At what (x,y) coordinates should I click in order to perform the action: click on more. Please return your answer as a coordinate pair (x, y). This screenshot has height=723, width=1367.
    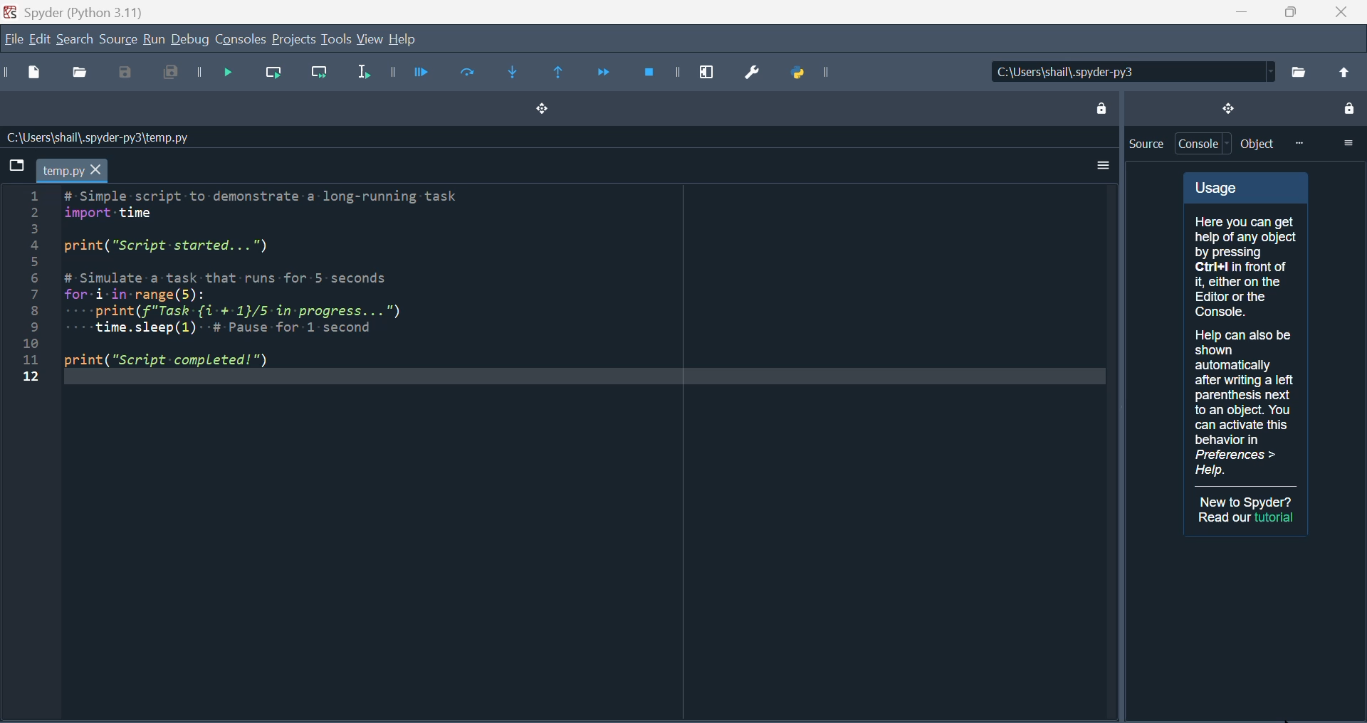
    Looking at the image, I should click on (1299, 143).